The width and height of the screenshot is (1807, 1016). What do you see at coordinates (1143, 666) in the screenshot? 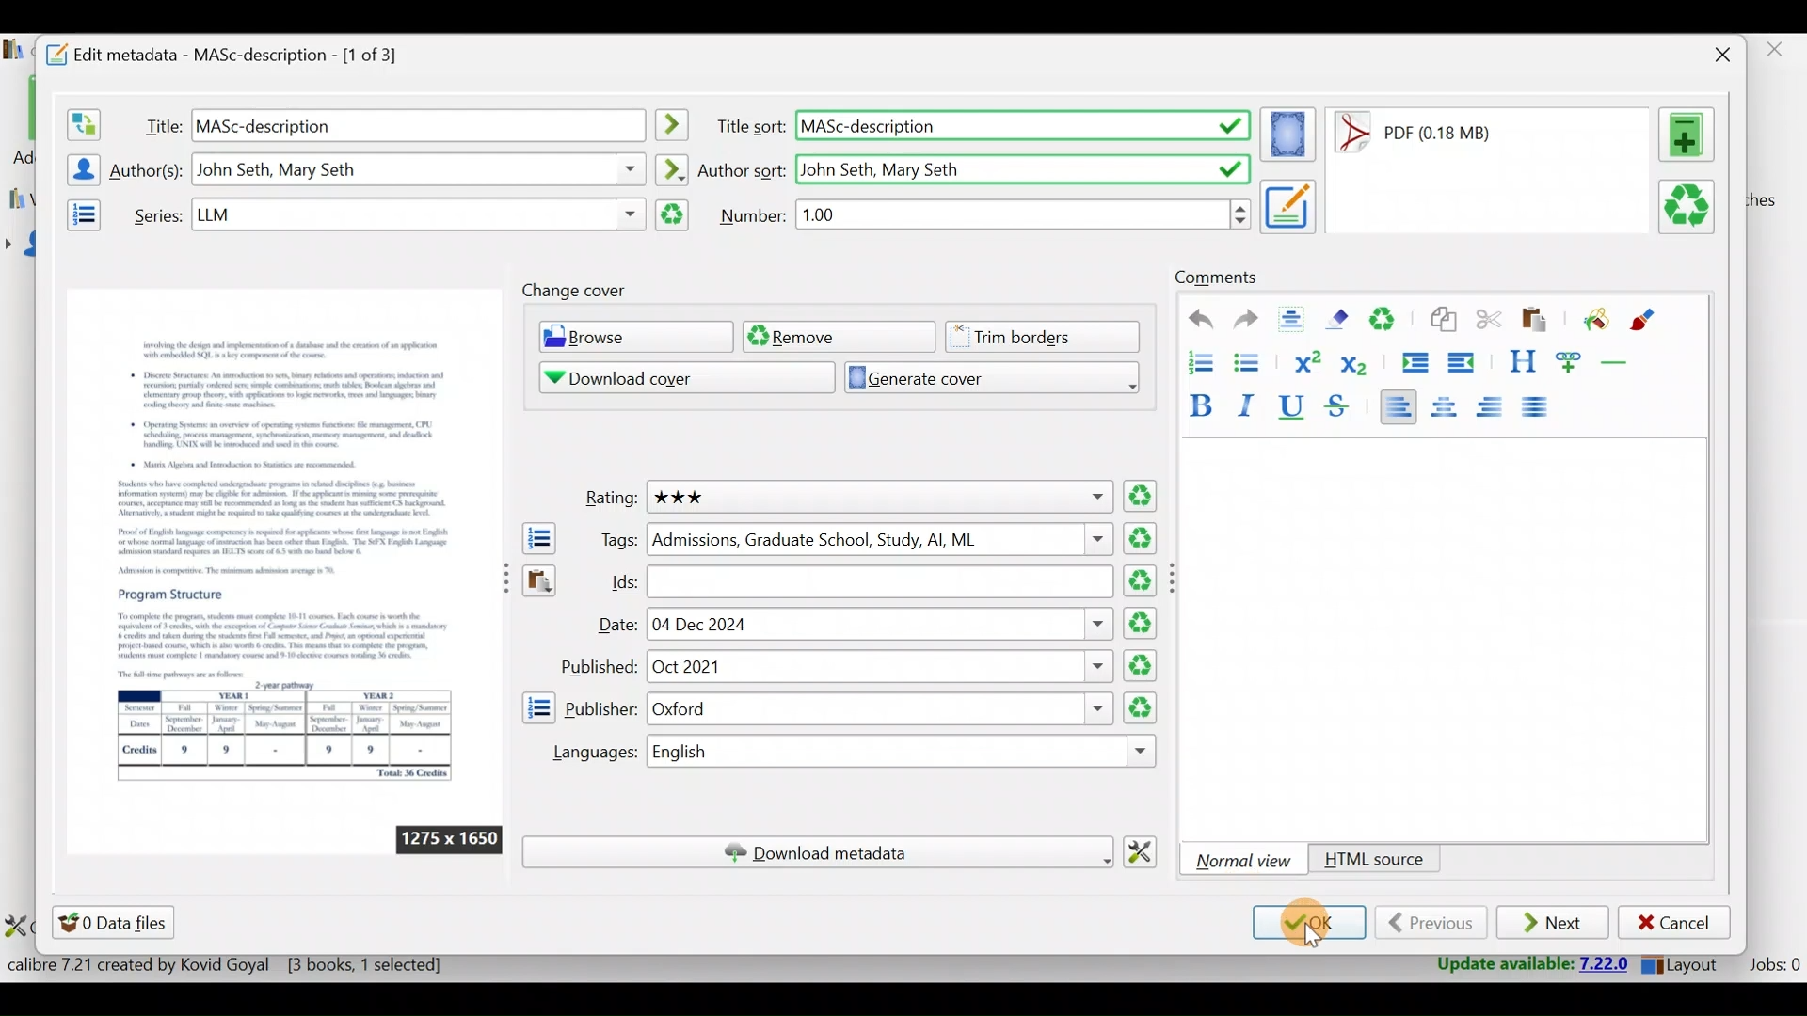
I see `Clear date` at bounding box center [1143, 666].